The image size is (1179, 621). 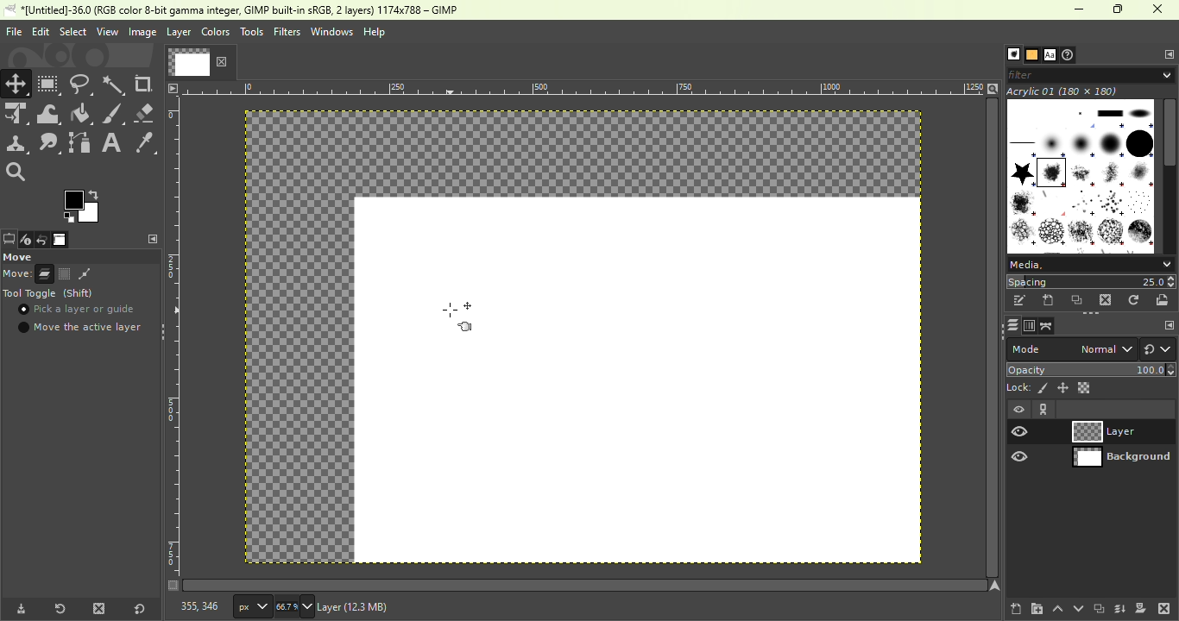 What do you see at coordinates (52, 143) in the screenshot?
I see `Smudge tool` at bounding box center [52, 143].